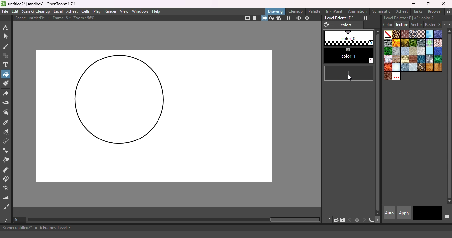  Describe the element at coordinates (350, 219) in the screenshot. I see `previous key` at that location.